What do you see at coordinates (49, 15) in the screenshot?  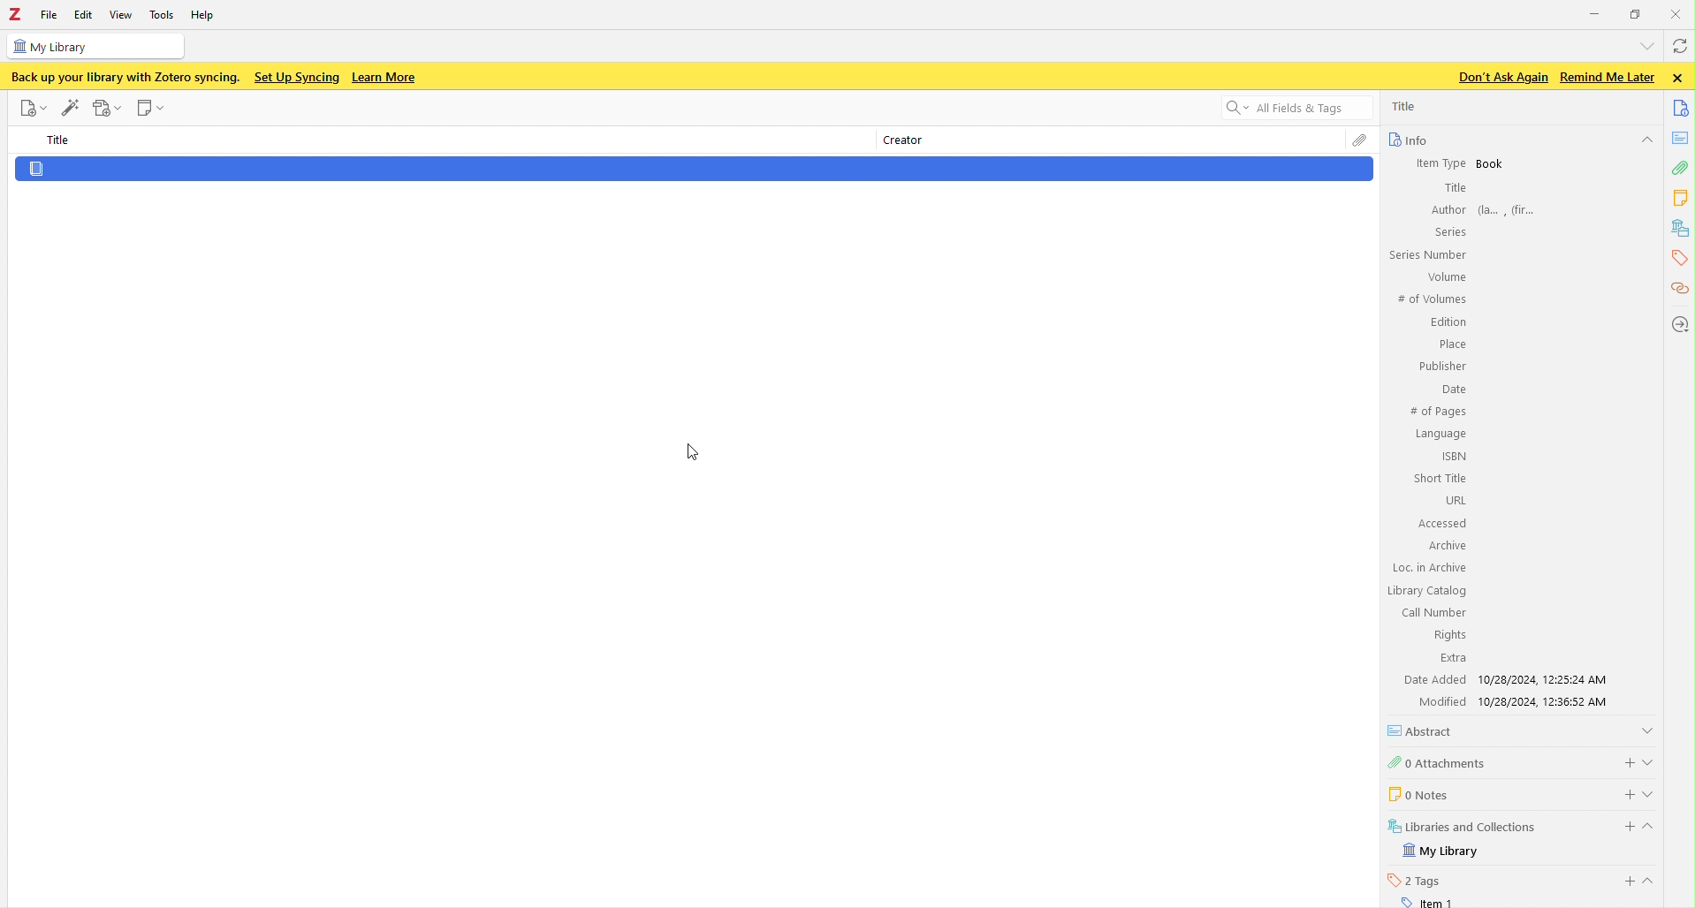 I see `FIle` at bounding box center [49, 15].